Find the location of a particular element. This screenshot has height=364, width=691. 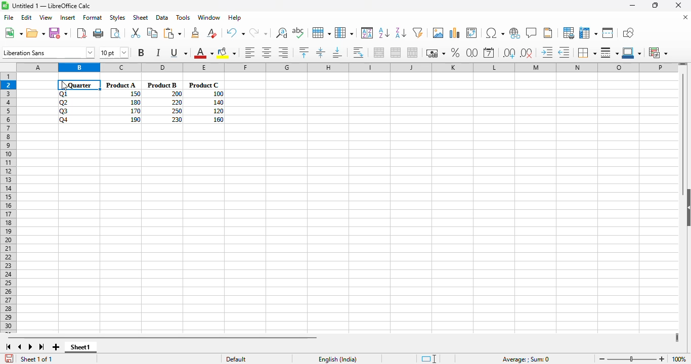

insert special characters is located at coordinates (495, 33).